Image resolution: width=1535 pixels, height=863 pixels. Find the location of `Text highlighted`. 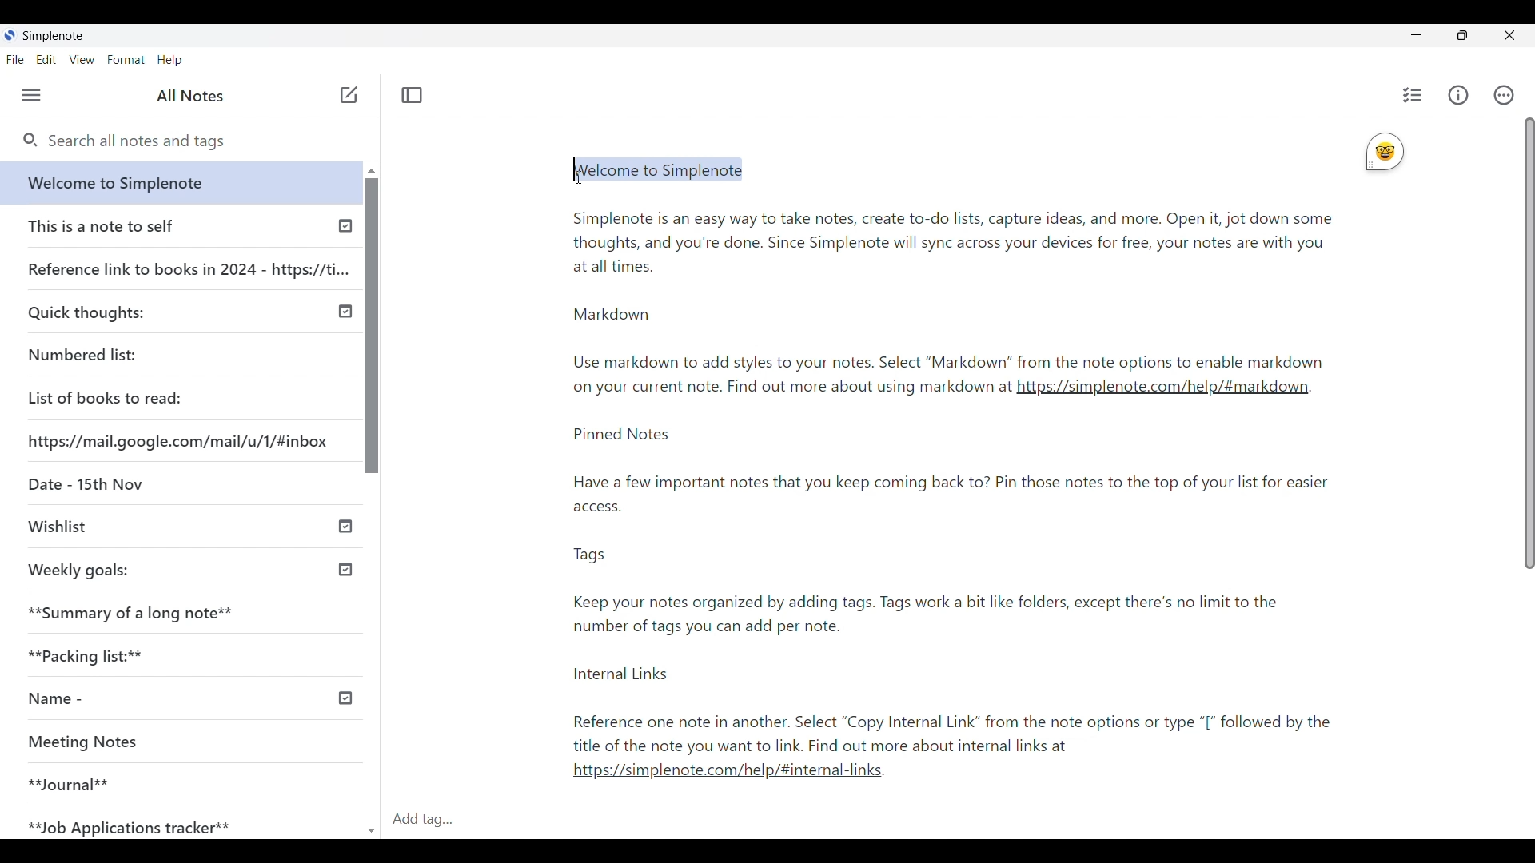

Text highlighted is located at coordinates (650, 169).